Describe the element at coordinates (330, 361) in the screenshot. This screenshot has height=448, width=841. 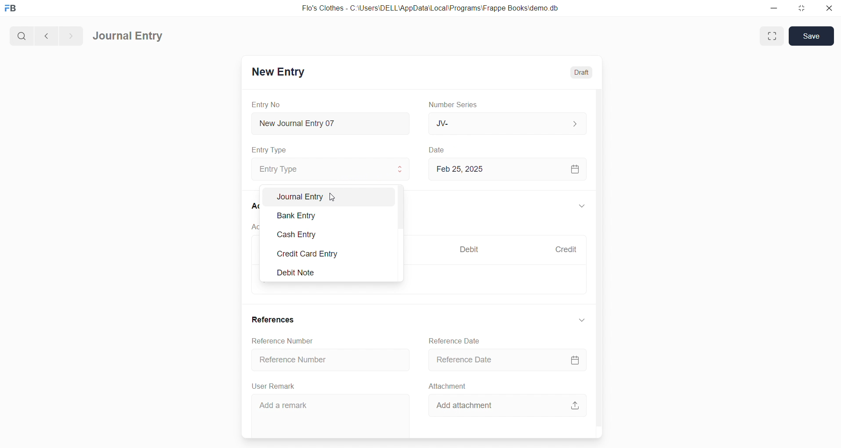
I see `Reference Number` at that location.